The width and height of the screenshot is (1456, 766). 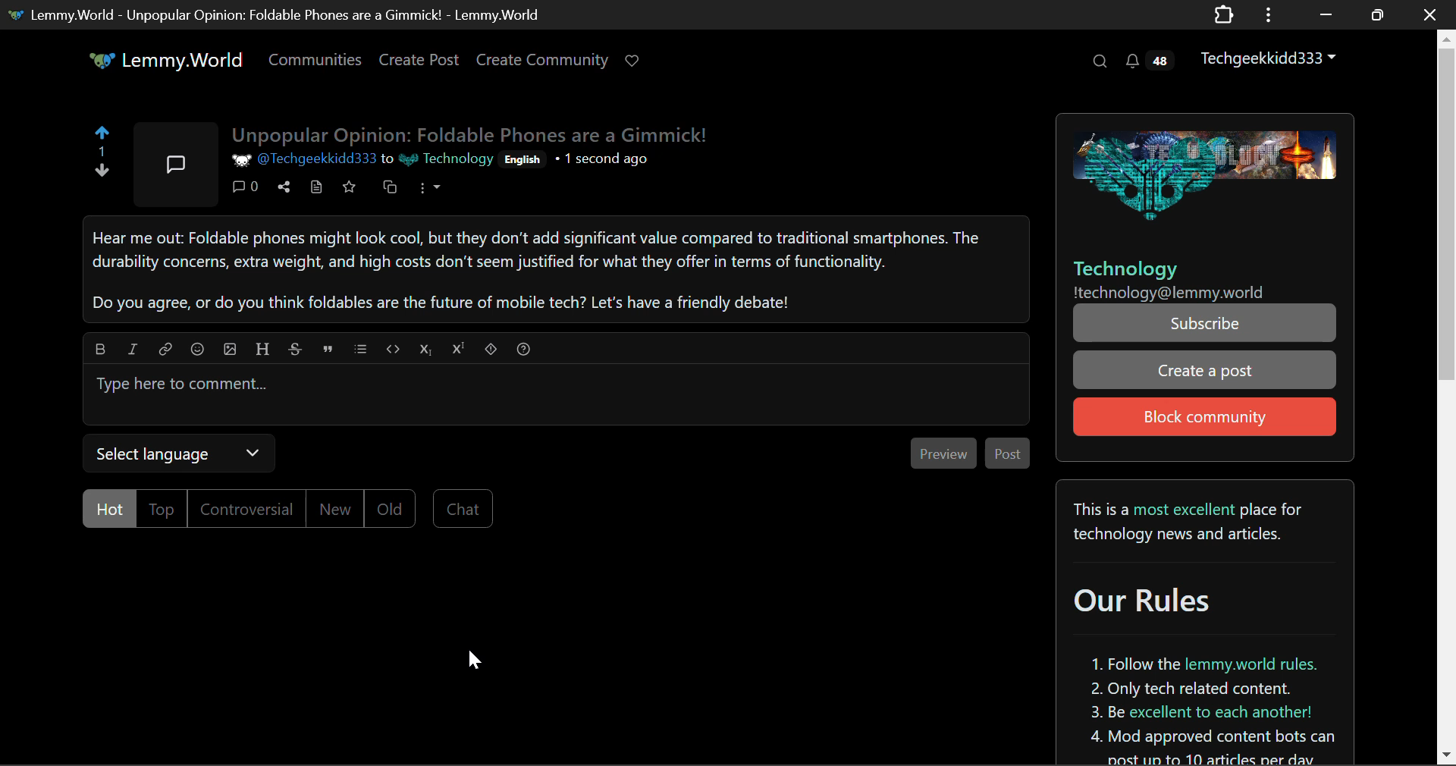 What do you see at coordinates (418, 62) in the screenshot?
I see `Create Post` at bounding box center [418, 62].